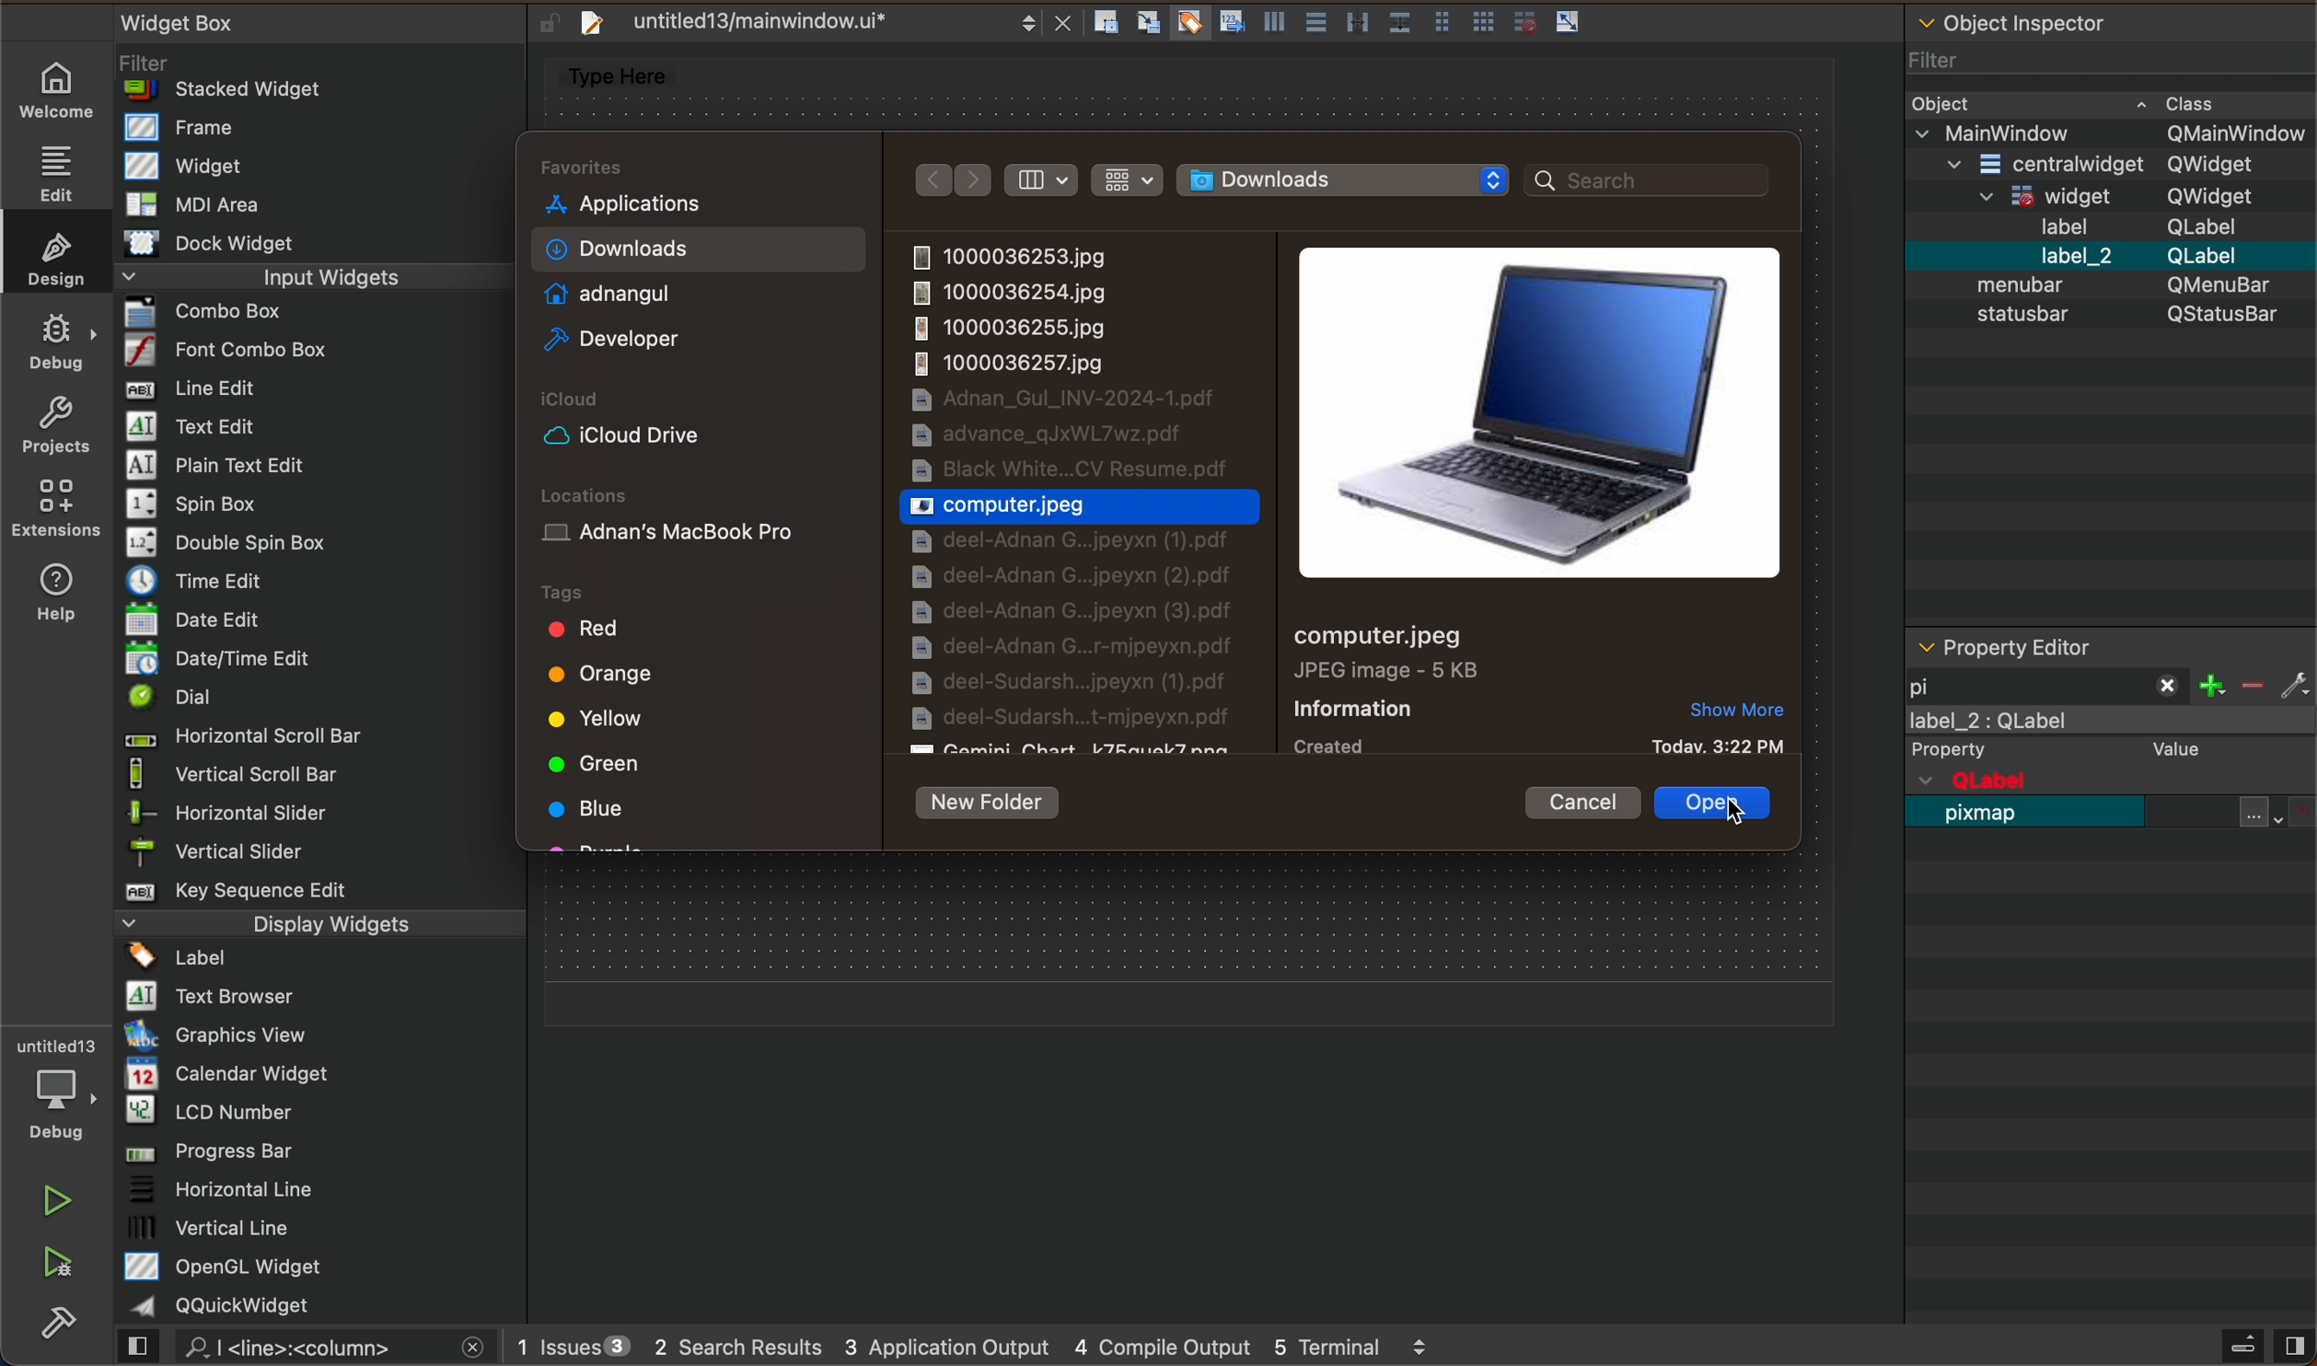  I want to click on property editor, so click(2075, 646).